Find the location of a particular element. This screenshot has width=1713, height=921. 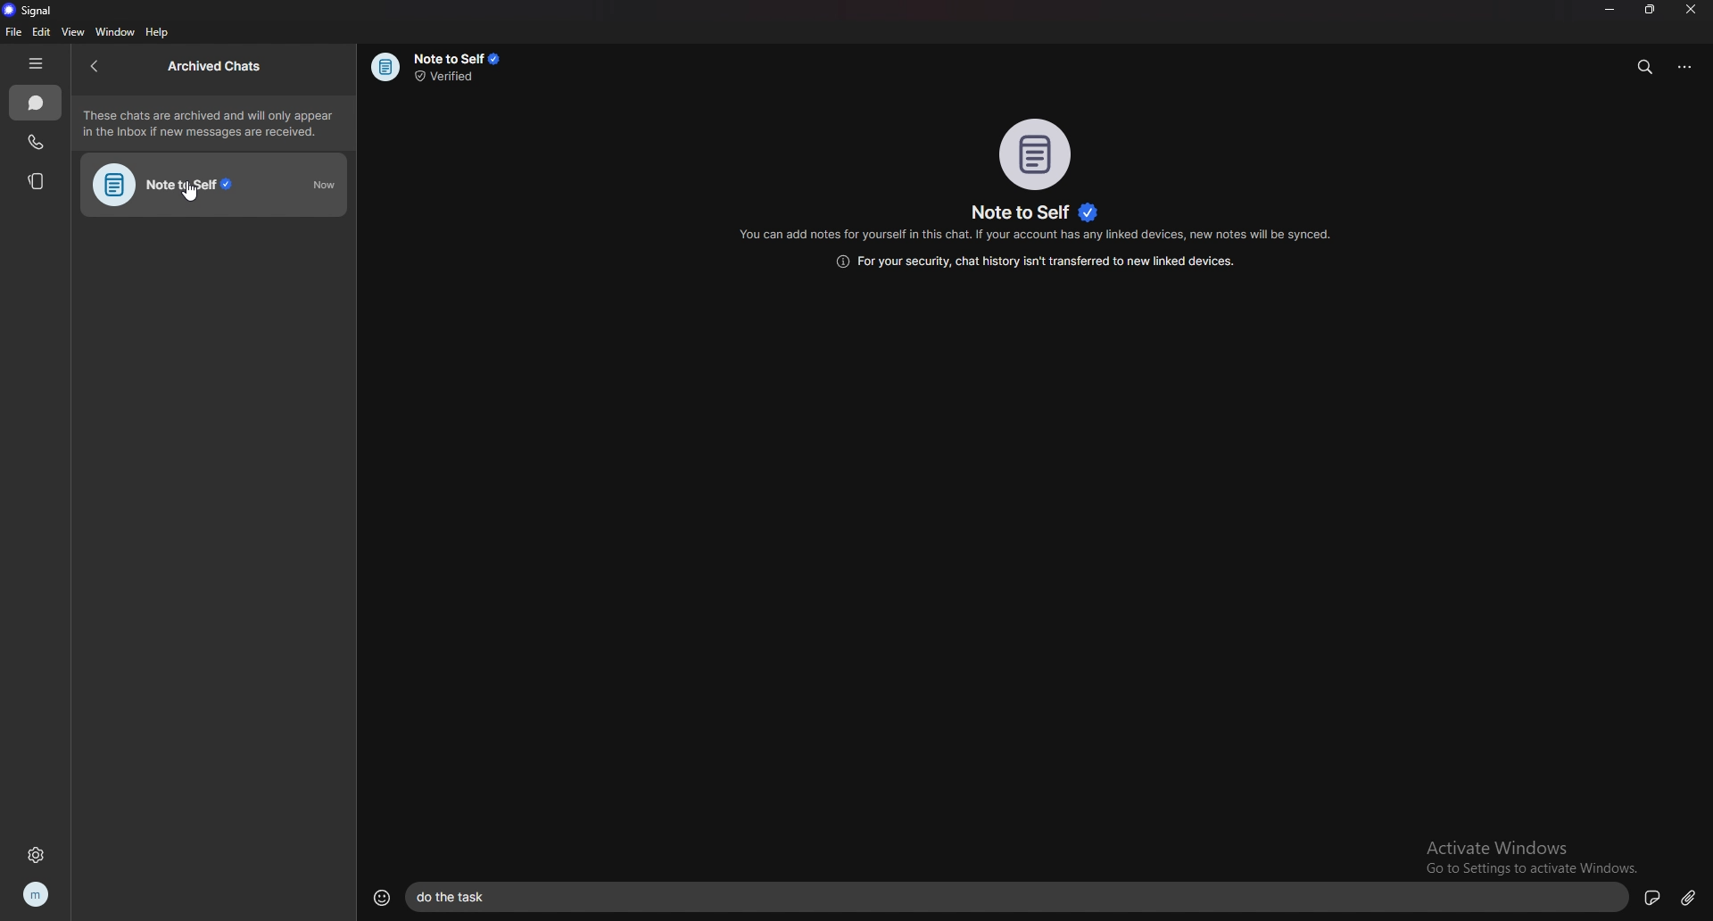

info is located at coordinates (438, 66).